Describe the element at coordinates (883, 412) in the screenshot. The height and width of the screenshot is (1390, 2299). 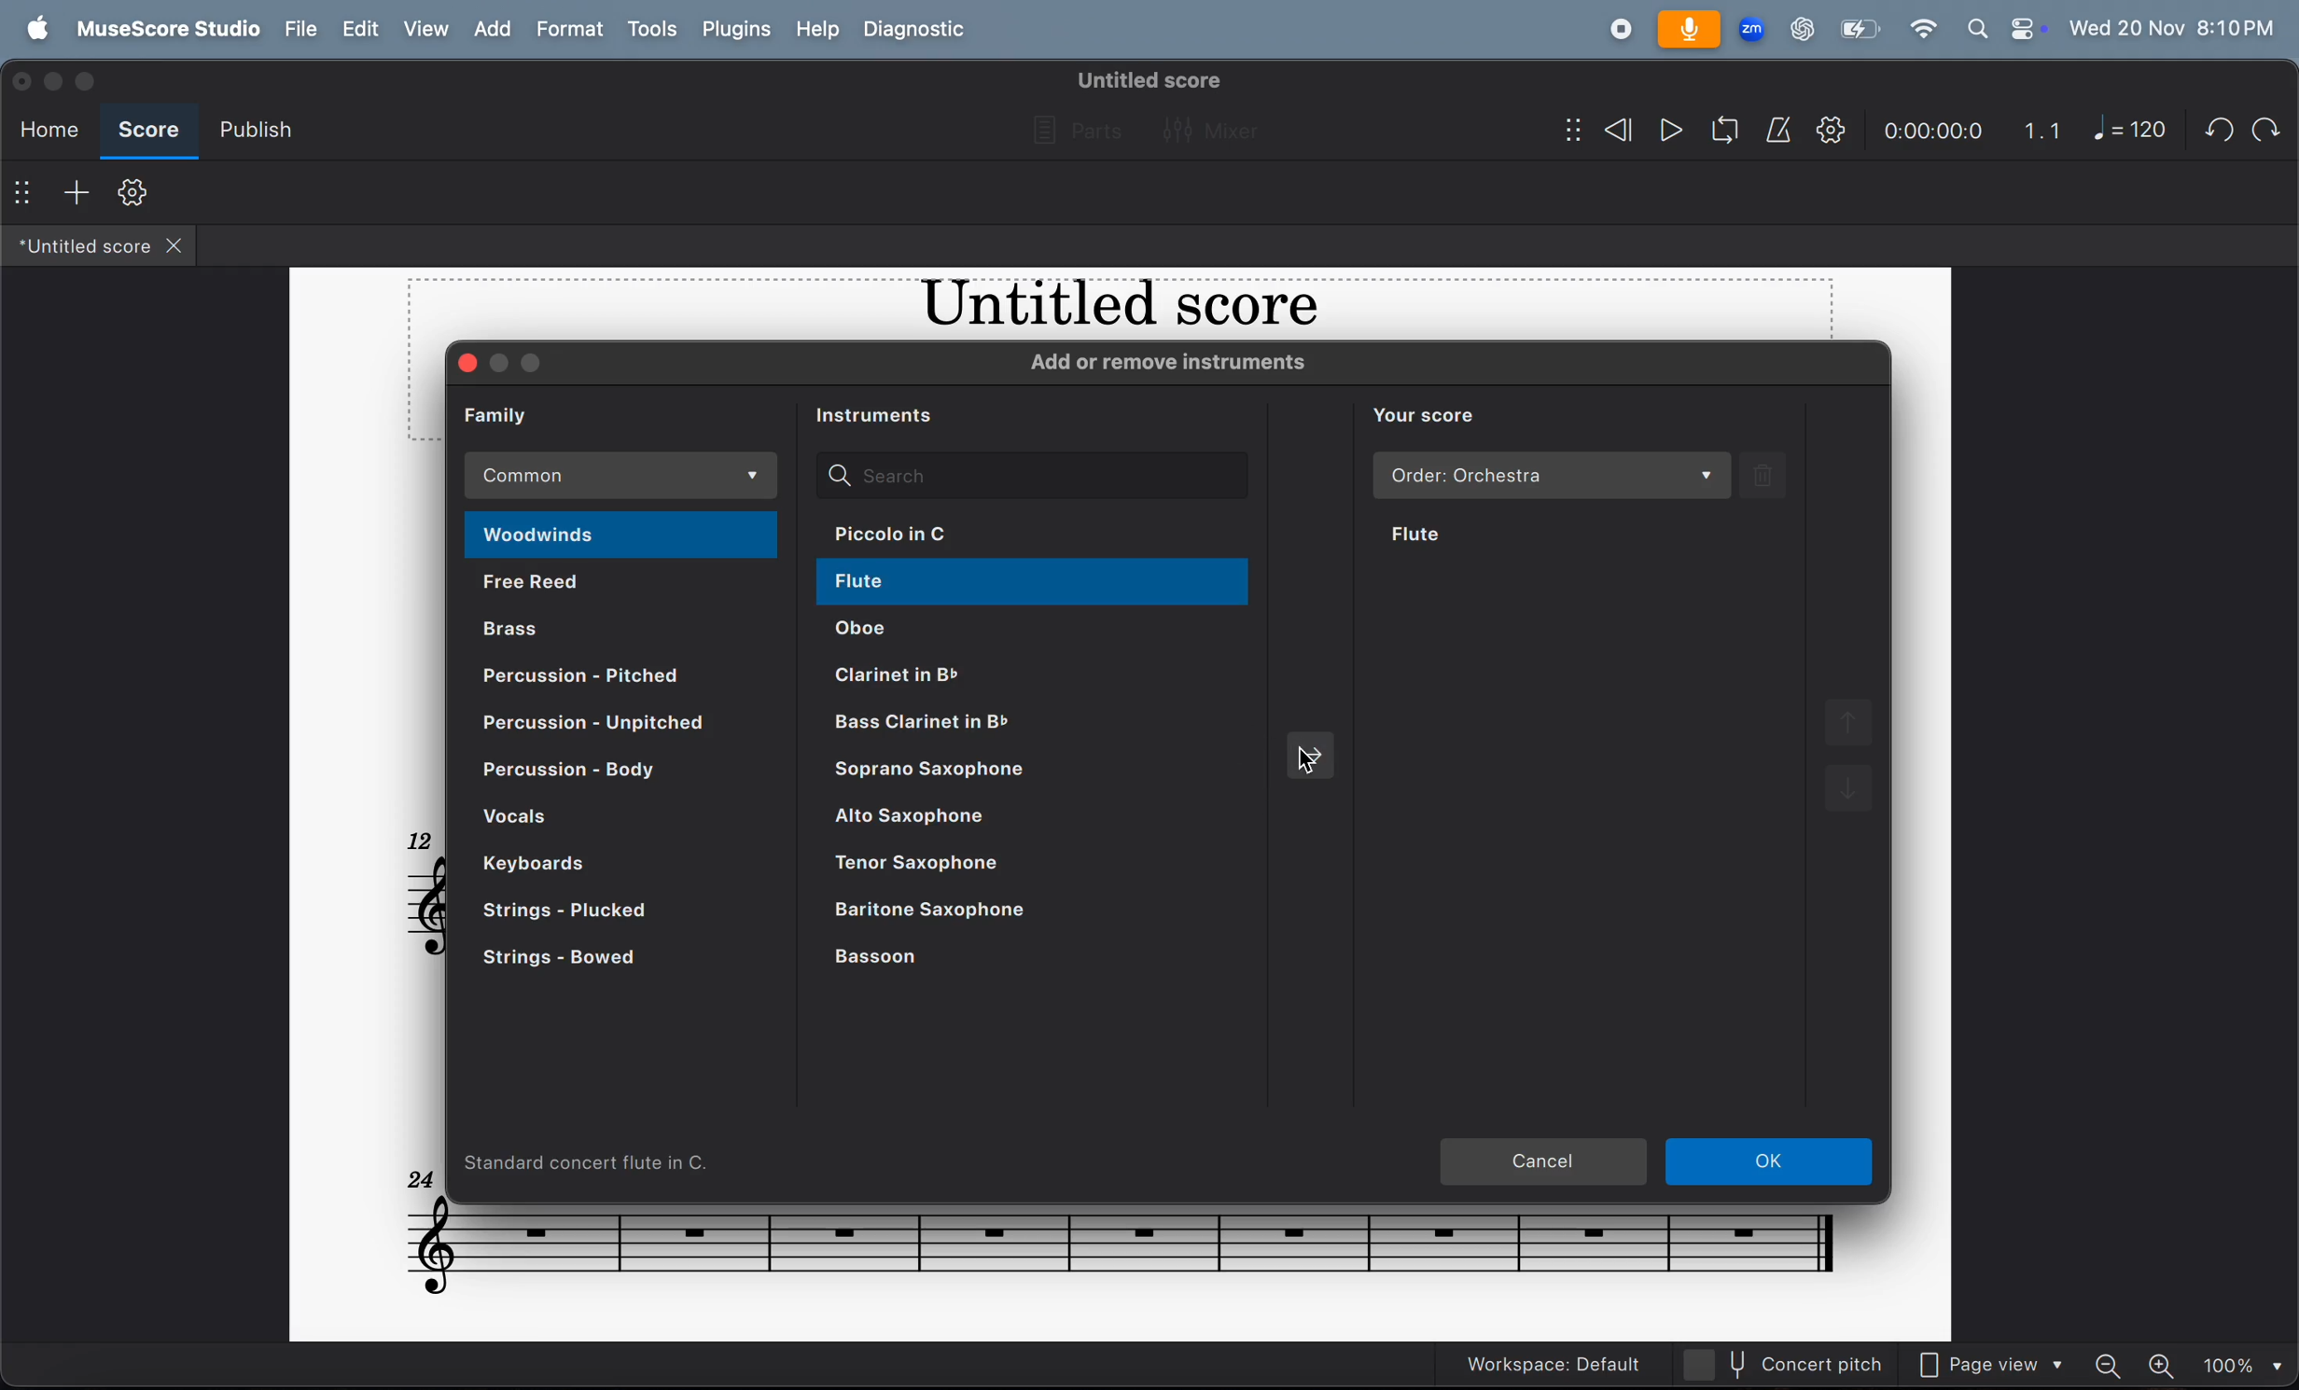
I see `instruments` at that location.